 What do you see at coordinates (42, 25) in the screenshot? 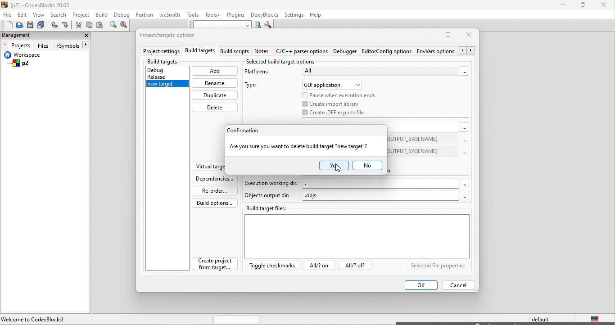
I see `save everything` at bounding box center [42, 25].